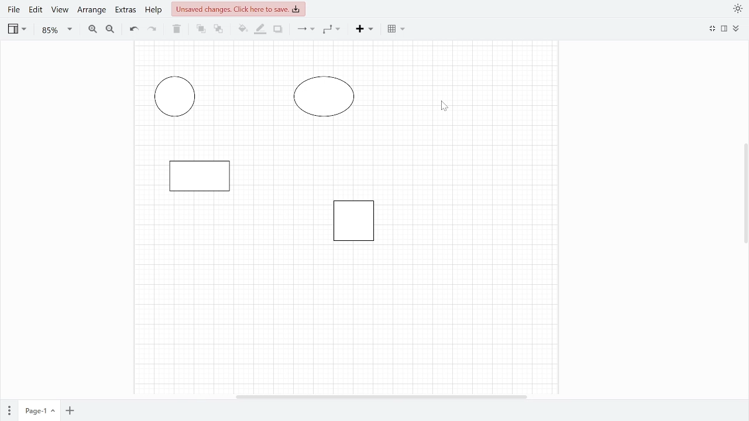 This screenshot has height=421, width=749. I want to click on Help, so click(153, 12).